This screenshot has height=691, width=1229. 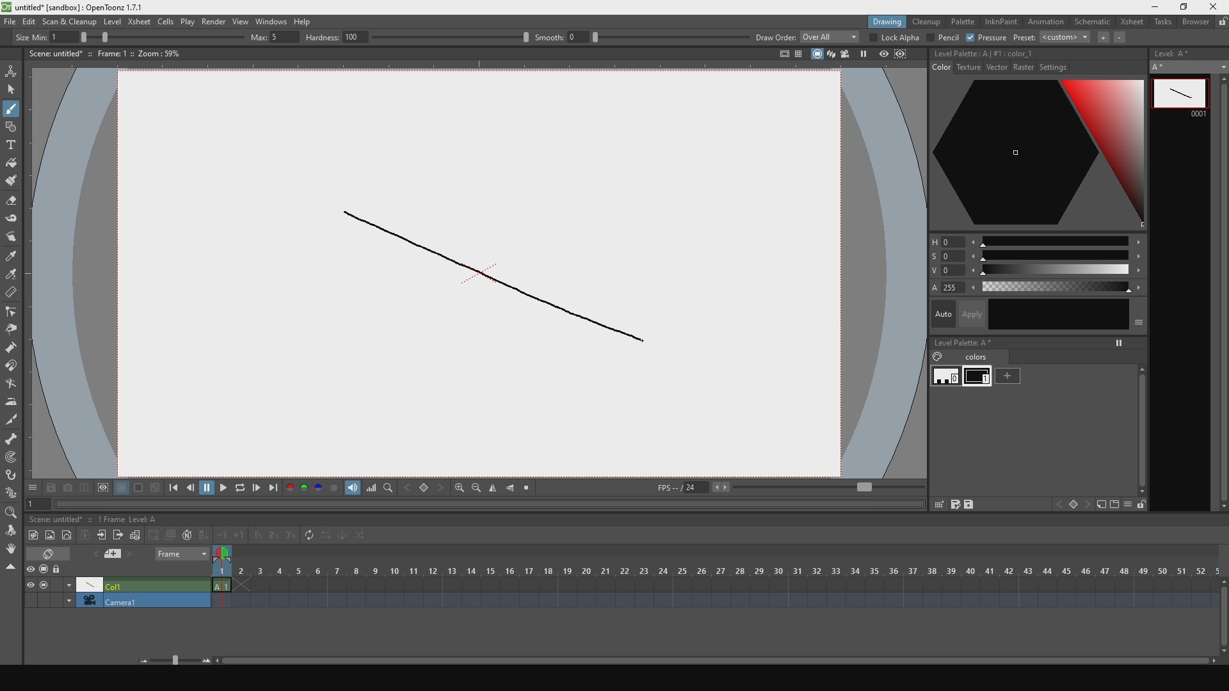 I want to click on maximize, so click(x=1184, y=8).